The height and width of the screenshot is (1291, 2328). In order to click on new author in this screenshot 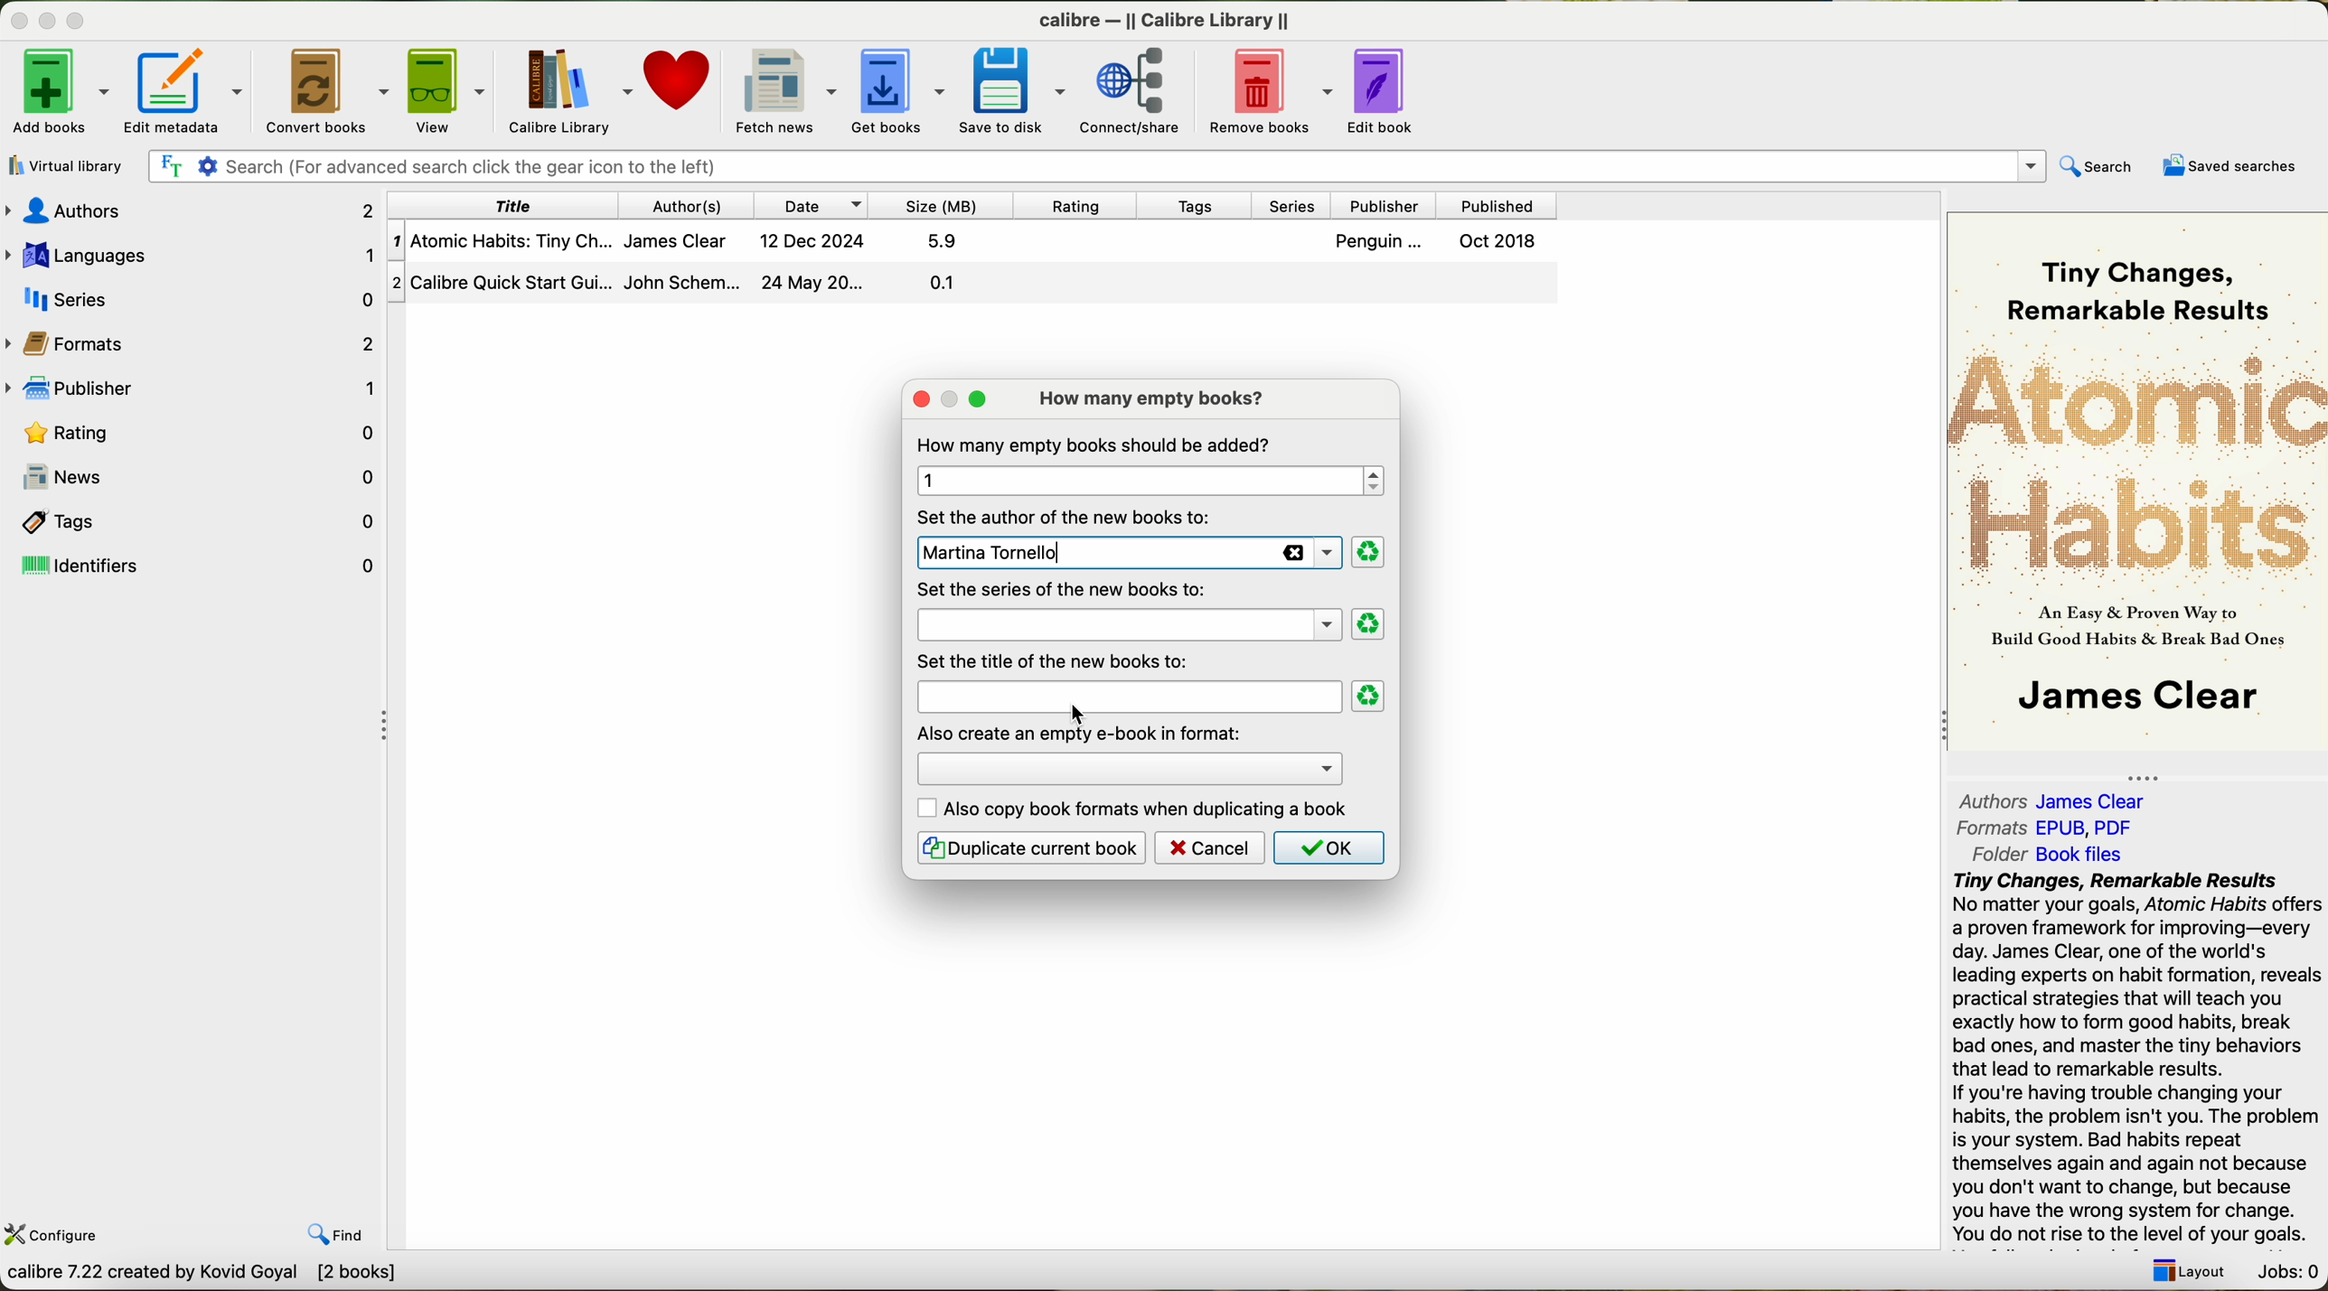, I will do `click(1124, 554)`.